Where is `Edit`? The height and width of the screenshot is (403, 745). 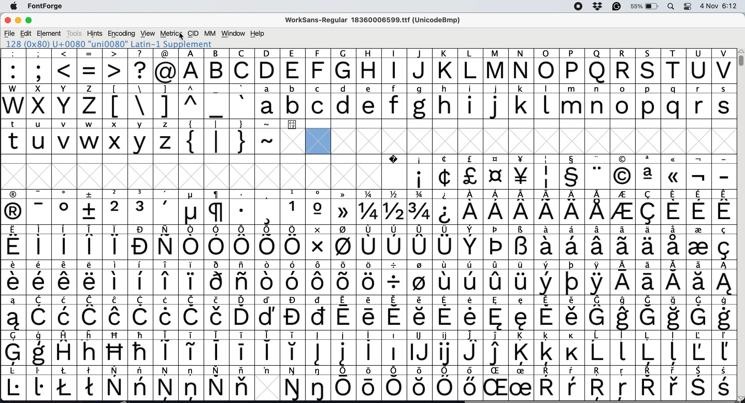 Edit is located at coordinates (27, 34).